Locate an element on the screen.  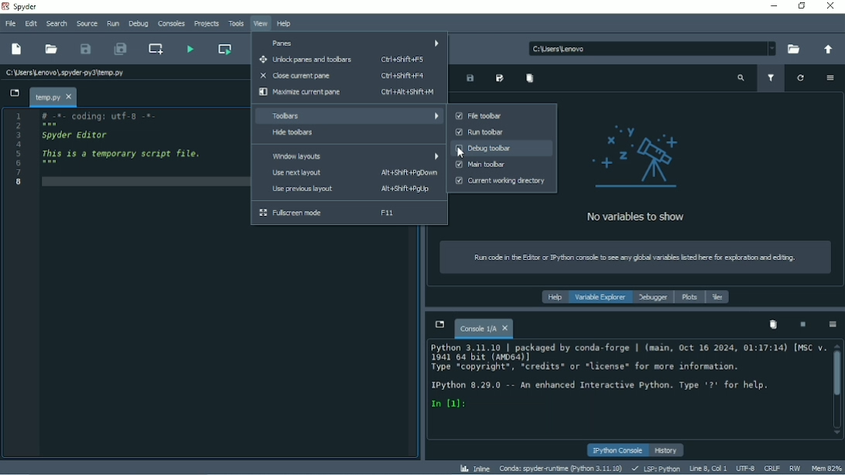
Hide toolbars is located at coordinates (347, 133).